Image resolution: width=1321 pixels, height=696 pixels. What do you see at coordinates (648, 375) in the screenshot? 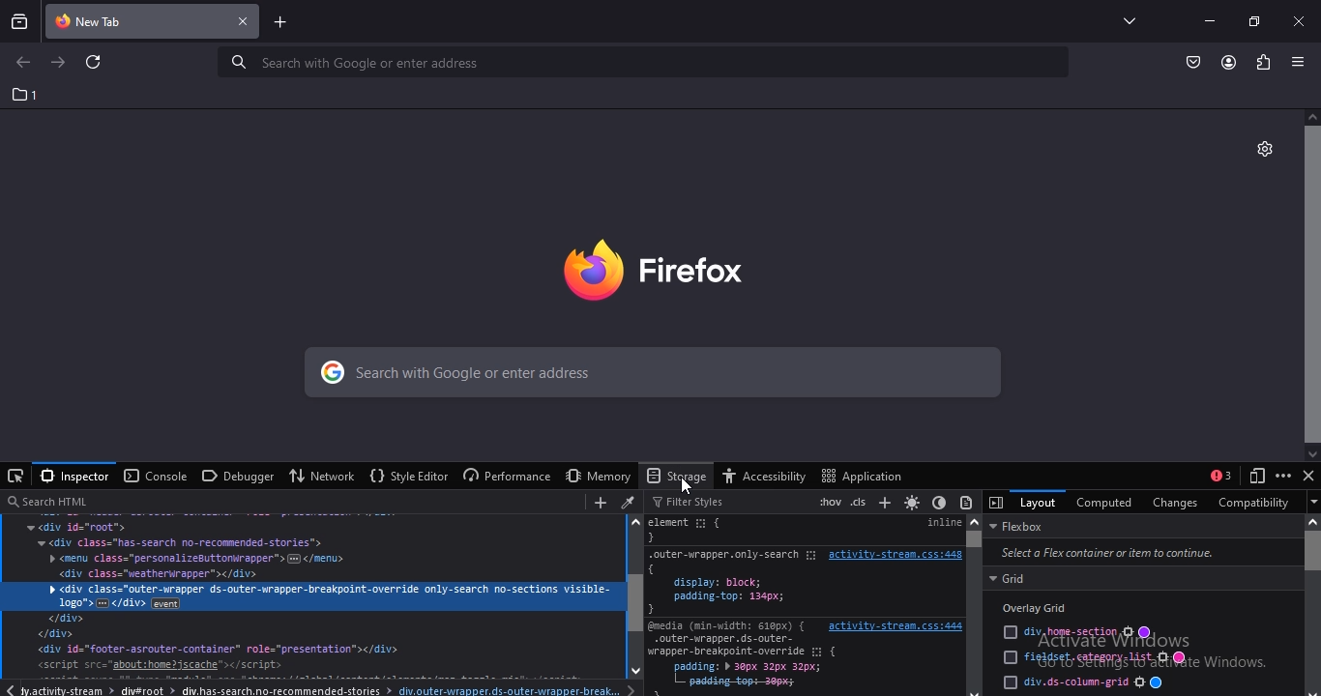
I see `search` at bounding box center [648, 375].